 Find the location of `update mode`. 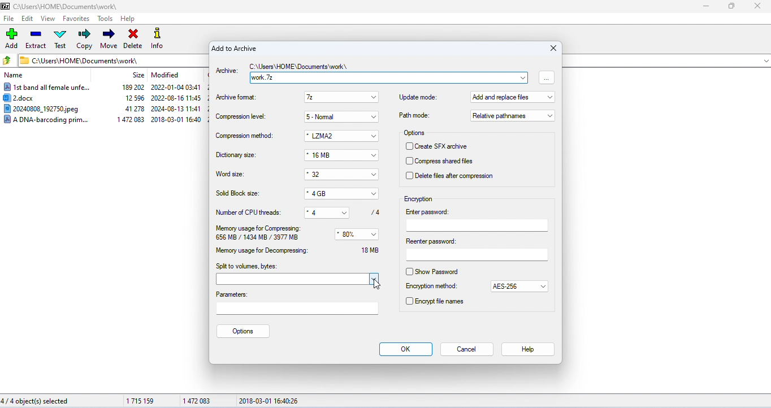

update mode is located at coordinates (418, 97).